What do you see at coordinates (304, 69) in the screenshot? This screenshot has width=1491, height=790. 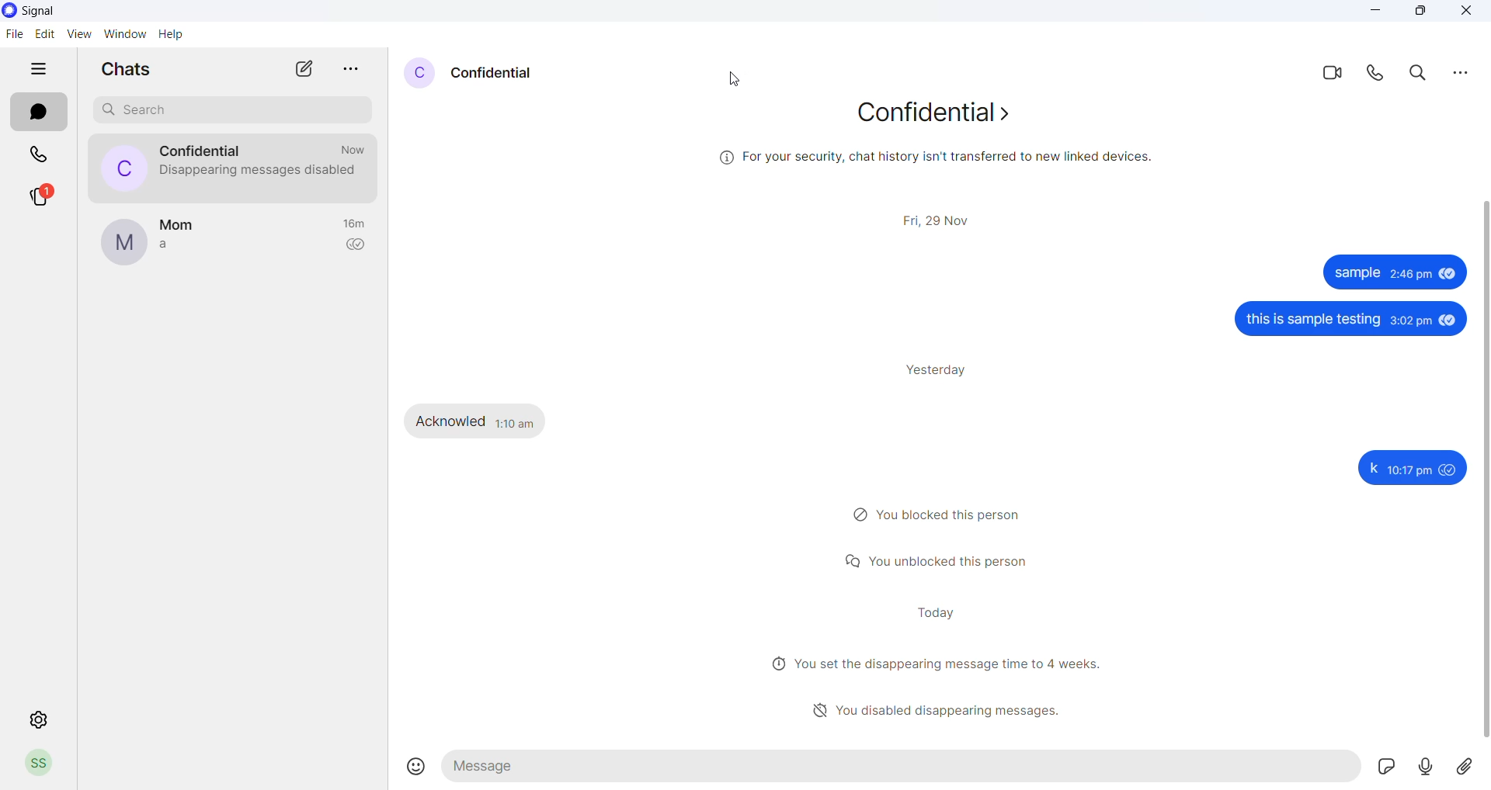 I see `new chat` at bounding box center [304, 69].